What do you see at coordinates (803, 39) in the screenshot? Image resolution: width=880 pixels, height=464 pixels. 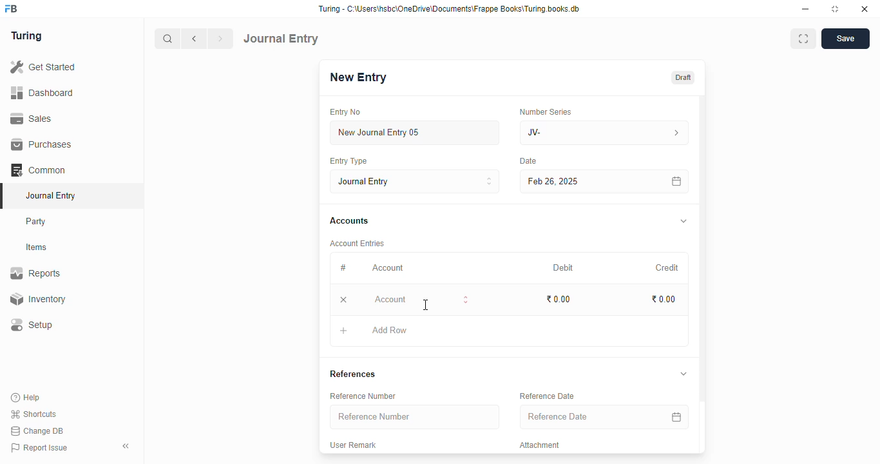 I see `toggle between form and full width` at bounding box center [803, 39].